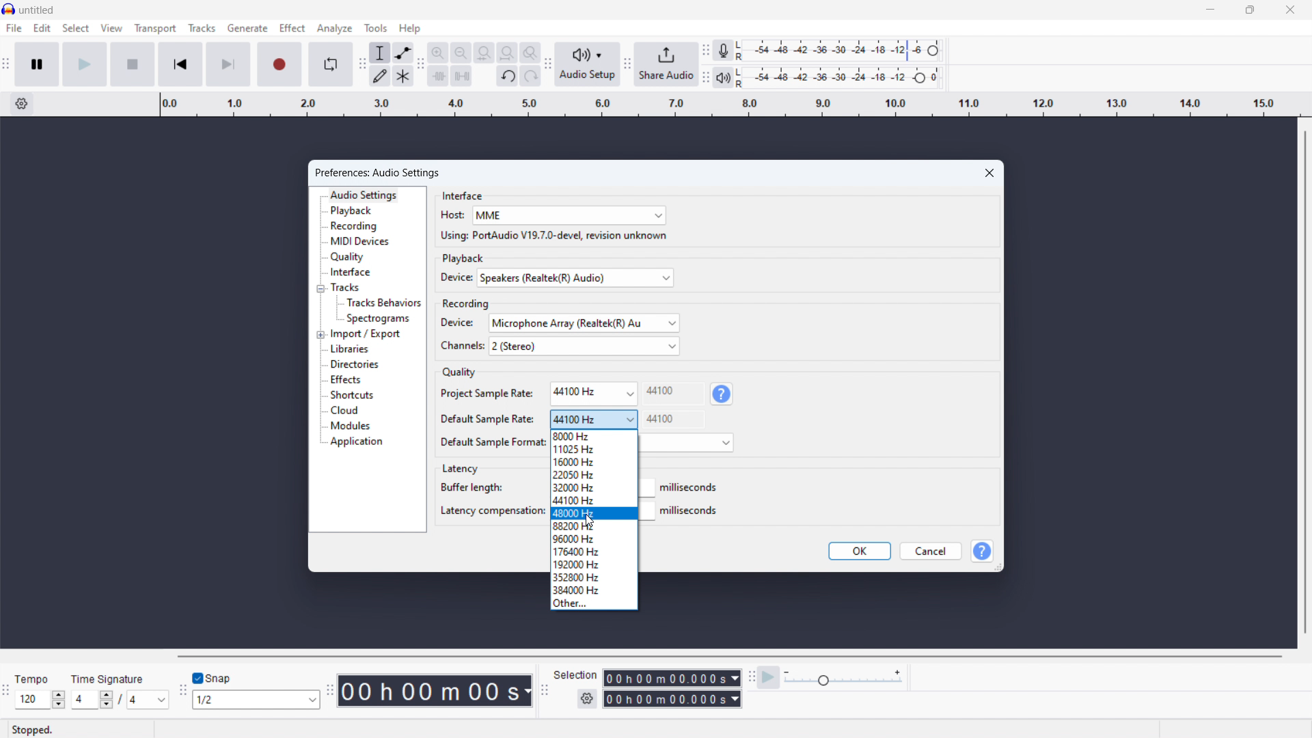 The image size is (1312, 738). Describe the element at coordinates (722, 394) in the screenshot. I see `help` at that location.